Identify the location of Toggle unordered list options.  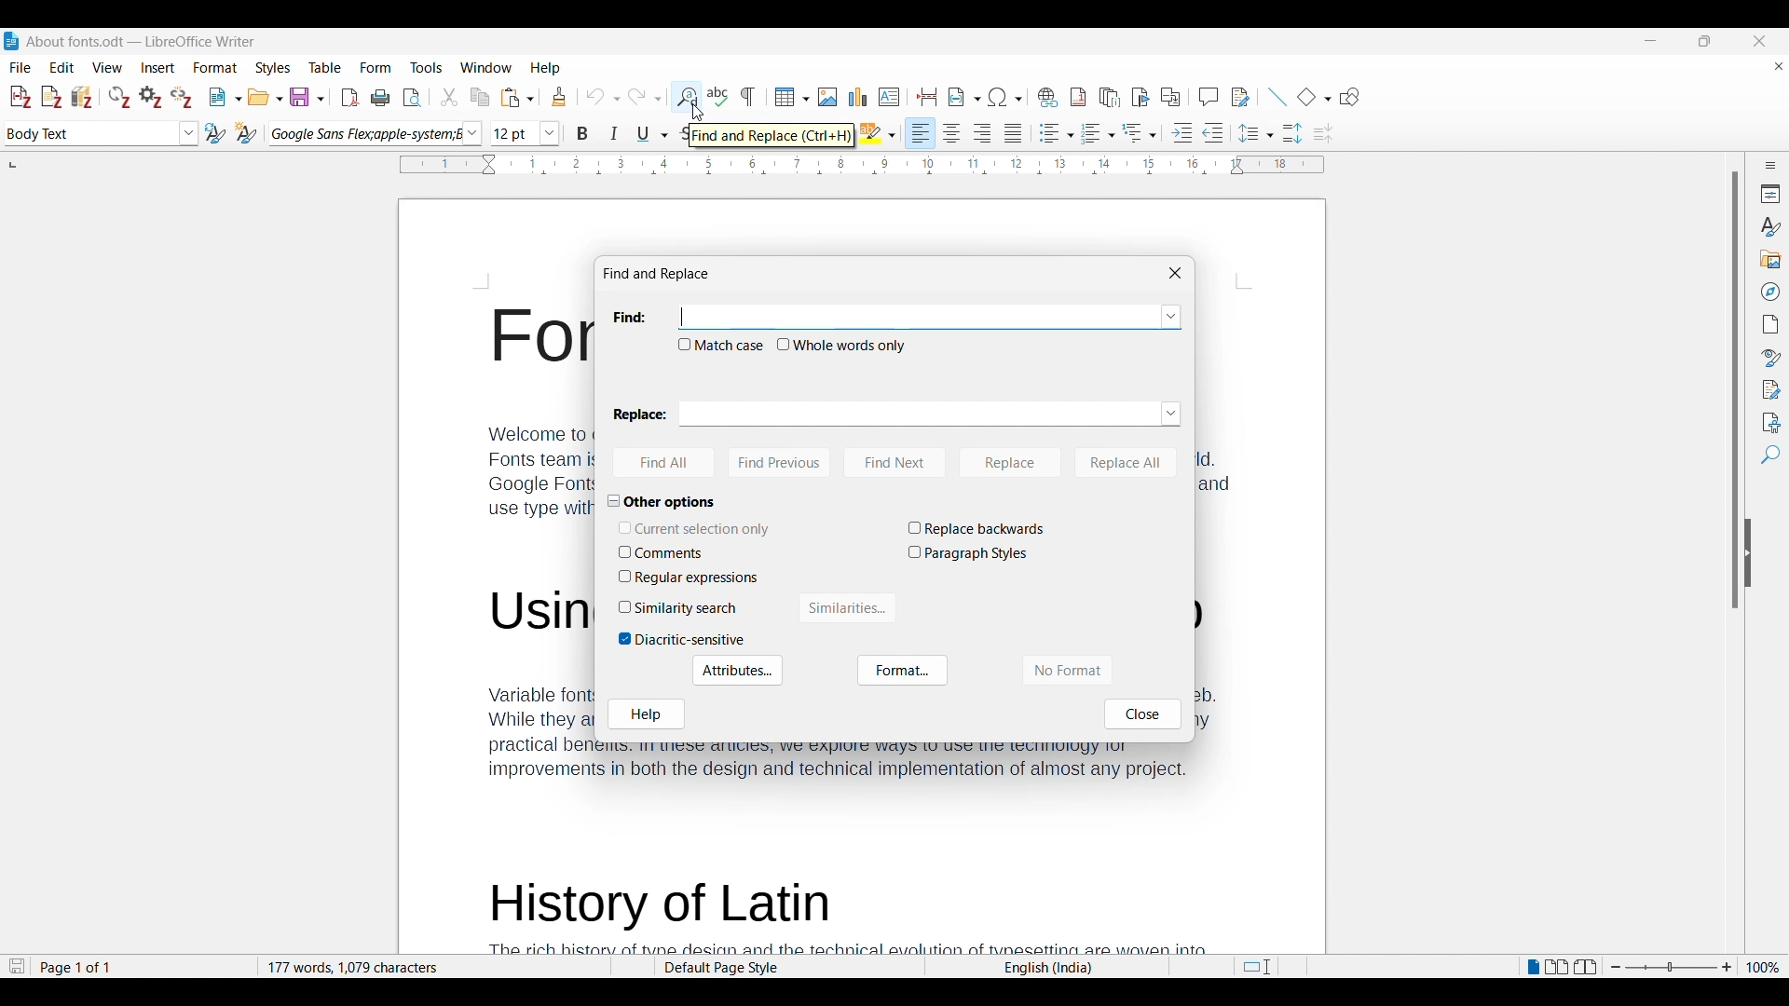
(1056, 133).